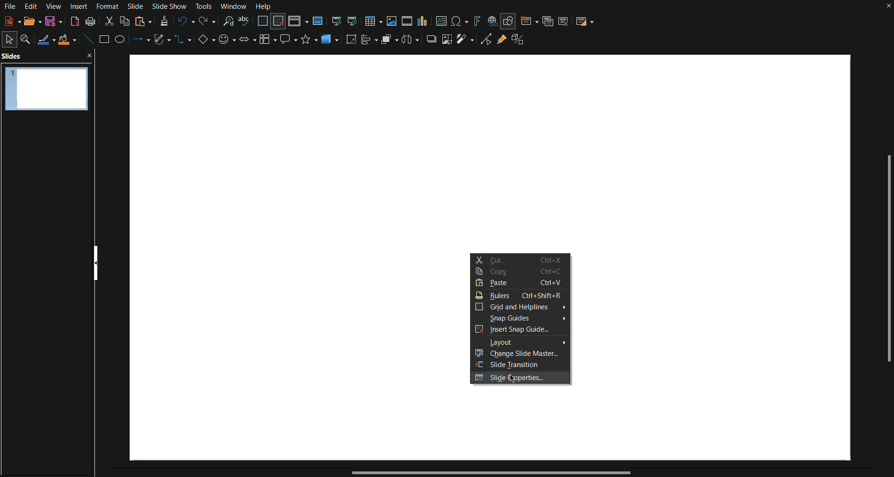  What do you see at coordinates (136, 6) in the screenshot?
I see `Slide` at bounding box center [136, 6].